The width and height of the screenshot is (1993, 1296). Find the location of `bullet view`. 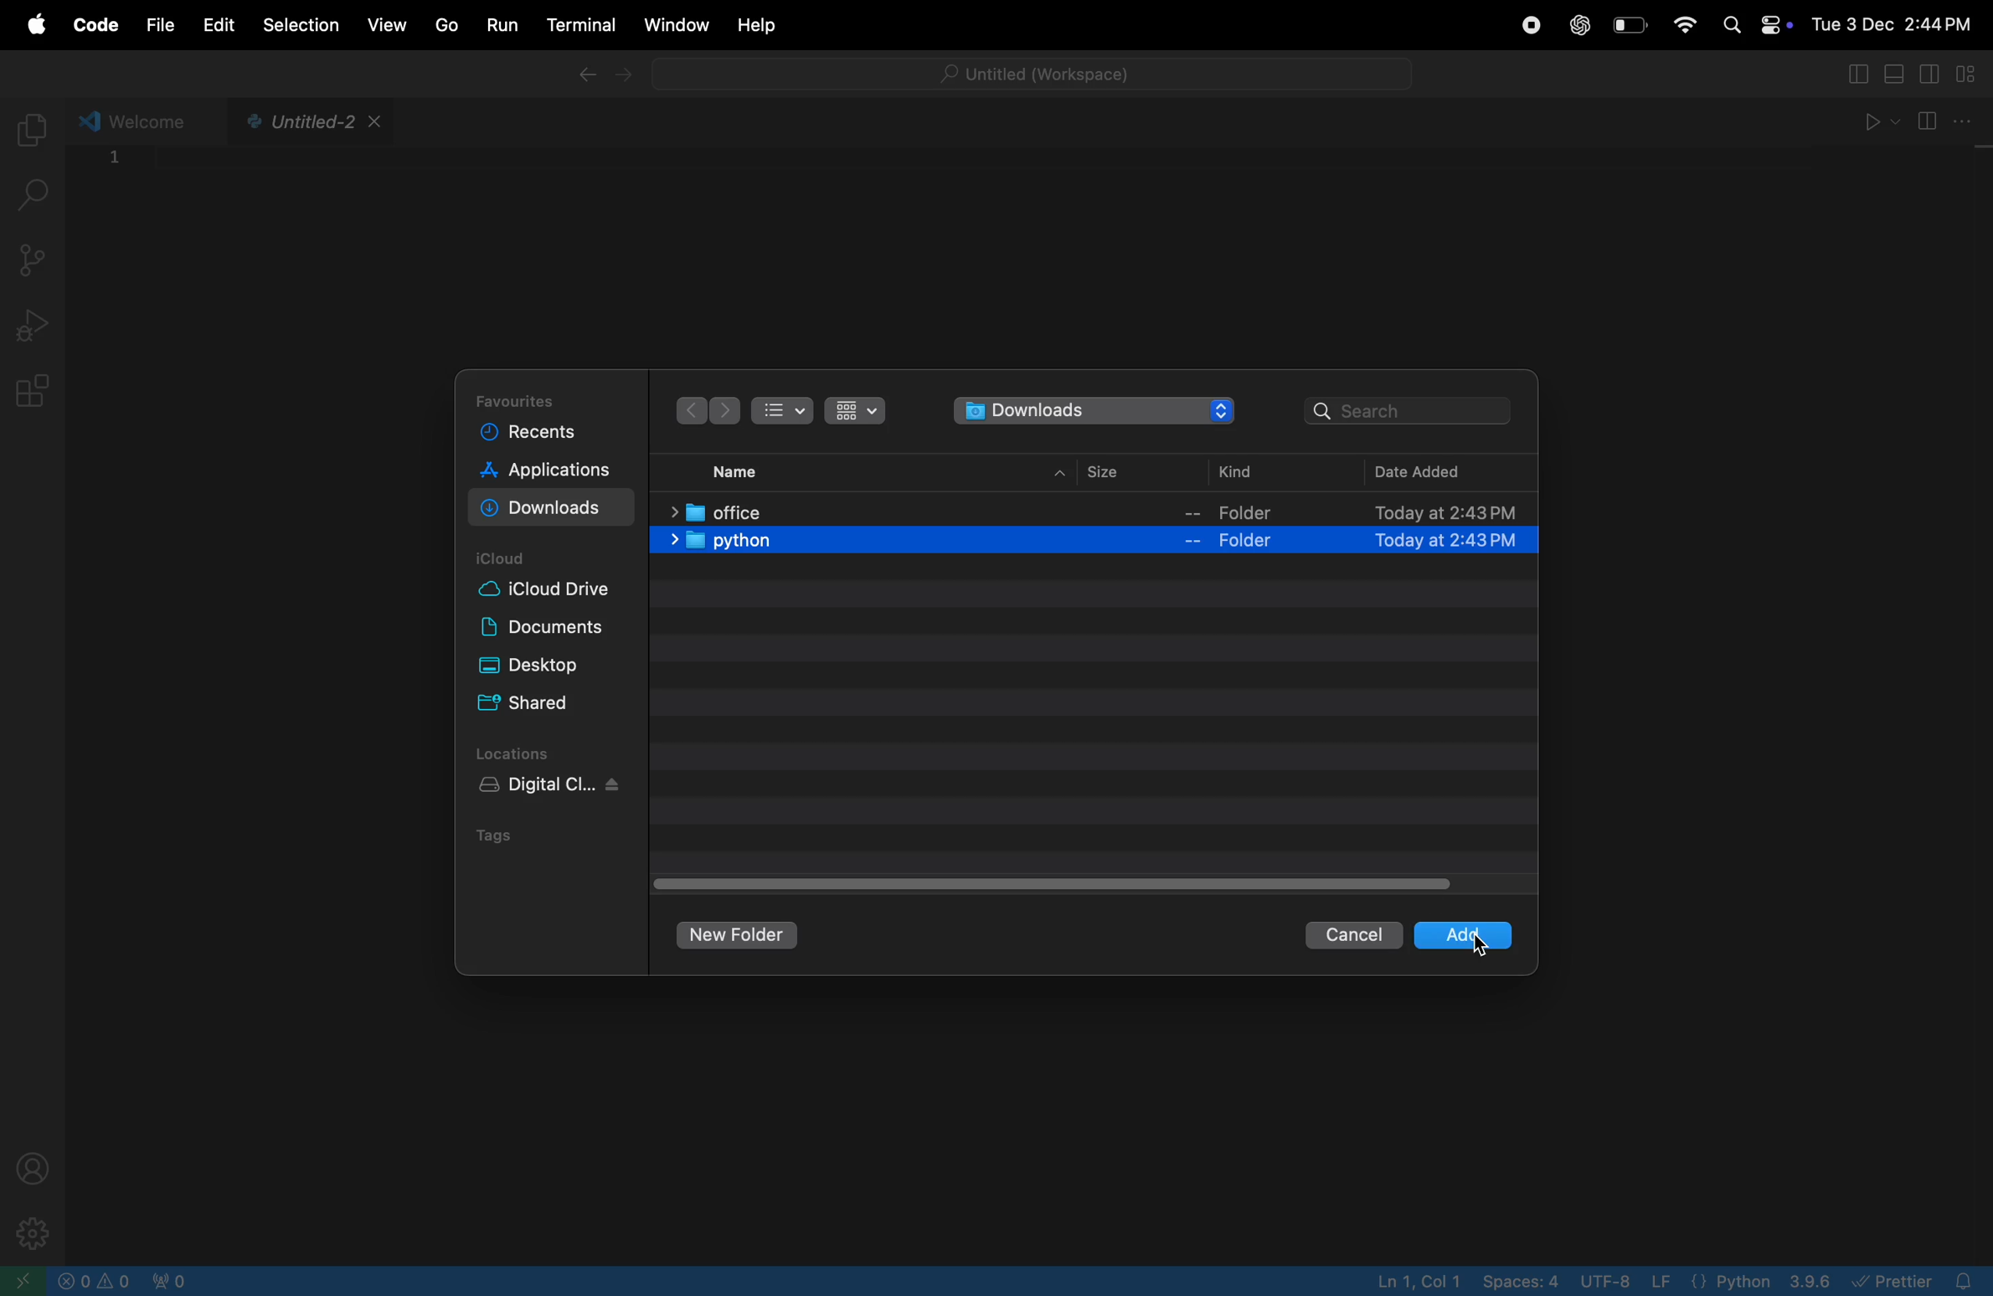

bullet view is located at coordinates (791, 413).